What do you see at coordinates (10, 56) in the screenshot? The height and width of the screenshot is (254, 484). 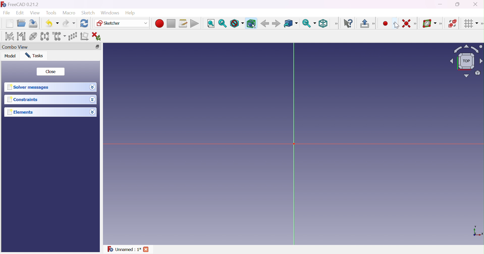 I see `Model` at bounding box center [10, 56].